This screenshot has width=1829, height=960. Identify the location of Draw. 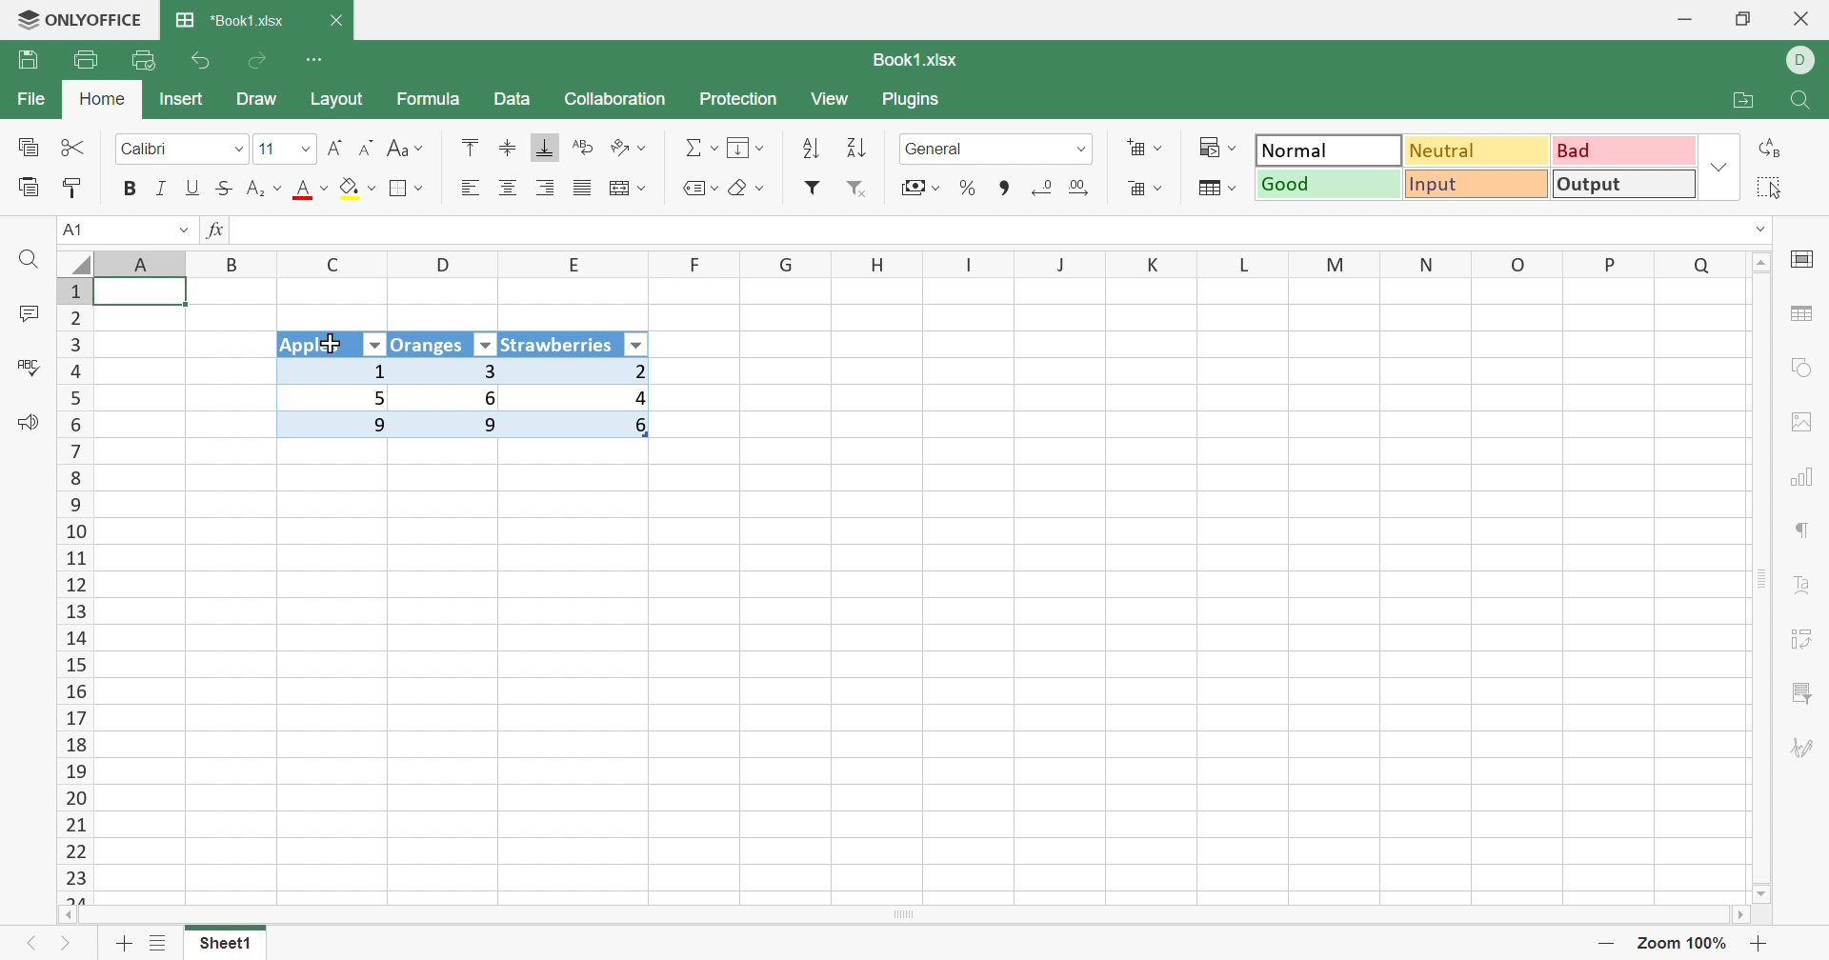
(264, 101).